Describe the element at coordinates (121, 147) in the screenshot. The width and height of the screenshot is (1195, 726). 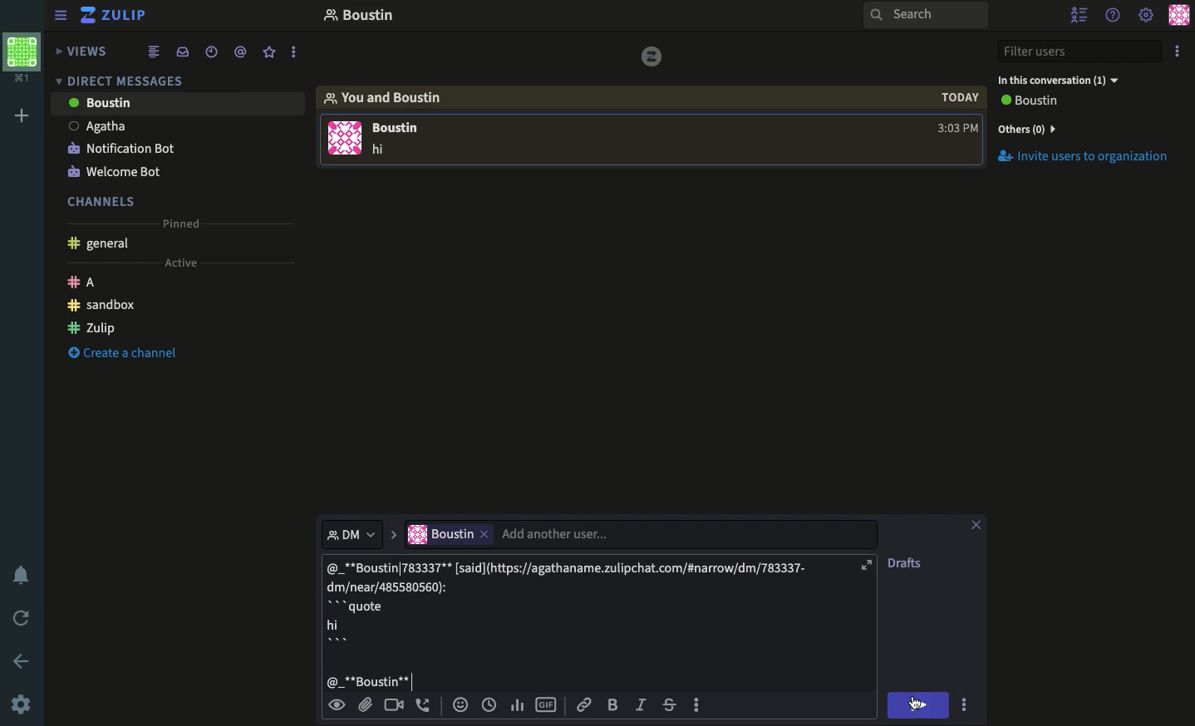
I see `Notification bot` at that location.